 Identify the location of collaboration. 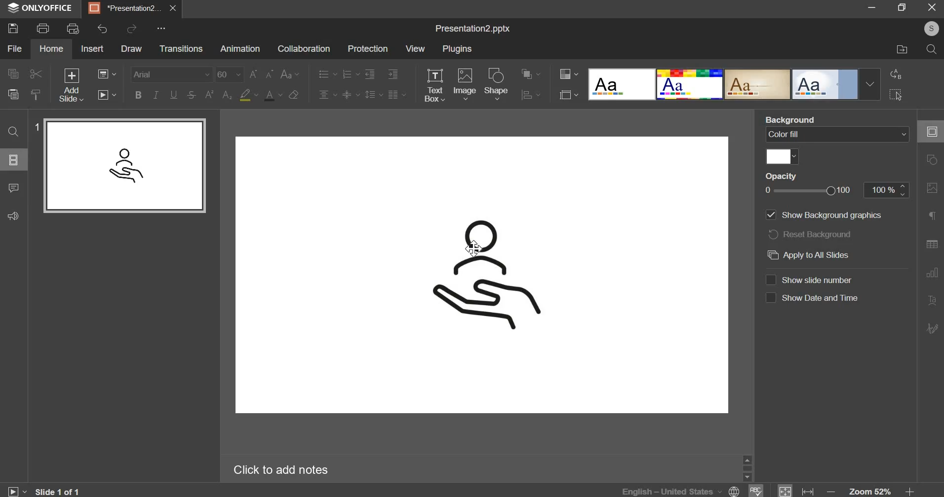
(303, 50).